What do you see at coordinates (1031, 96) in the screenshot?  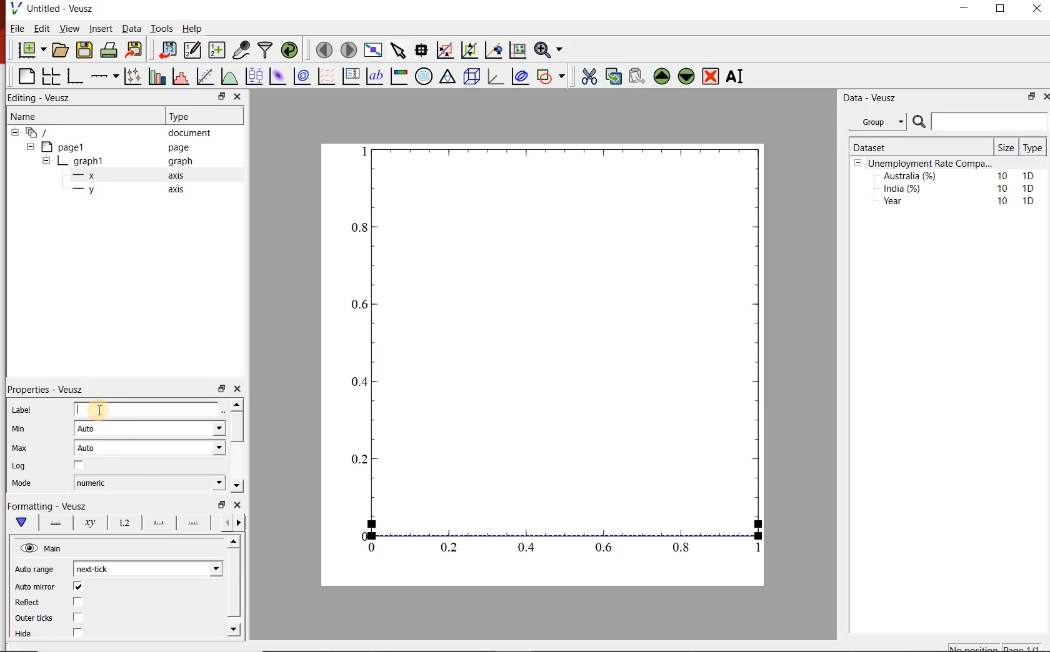 I see `minimise` at bounding box center [1031, 96].